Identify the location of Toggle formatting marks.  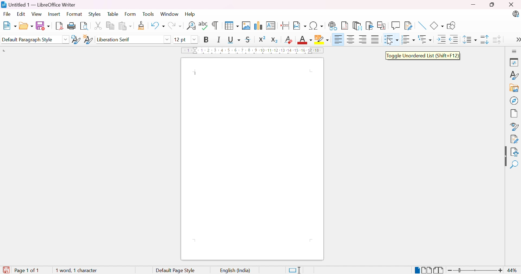
(216, 25).